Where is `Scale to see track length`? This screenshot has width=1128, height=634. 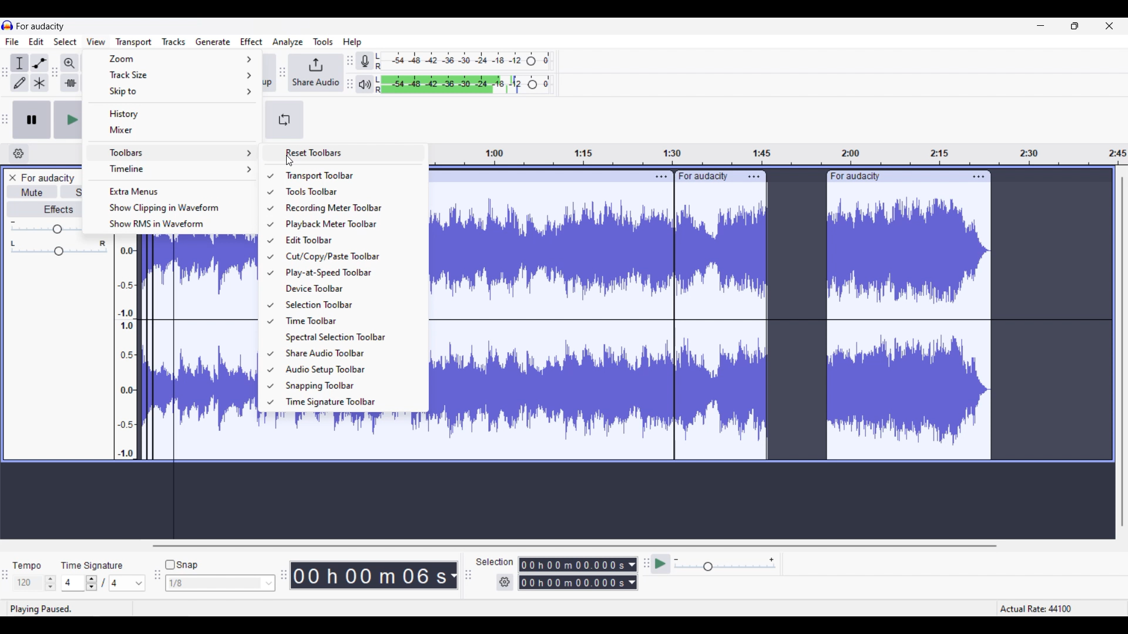
Scale to see track length is located at coordinates (780, 154).